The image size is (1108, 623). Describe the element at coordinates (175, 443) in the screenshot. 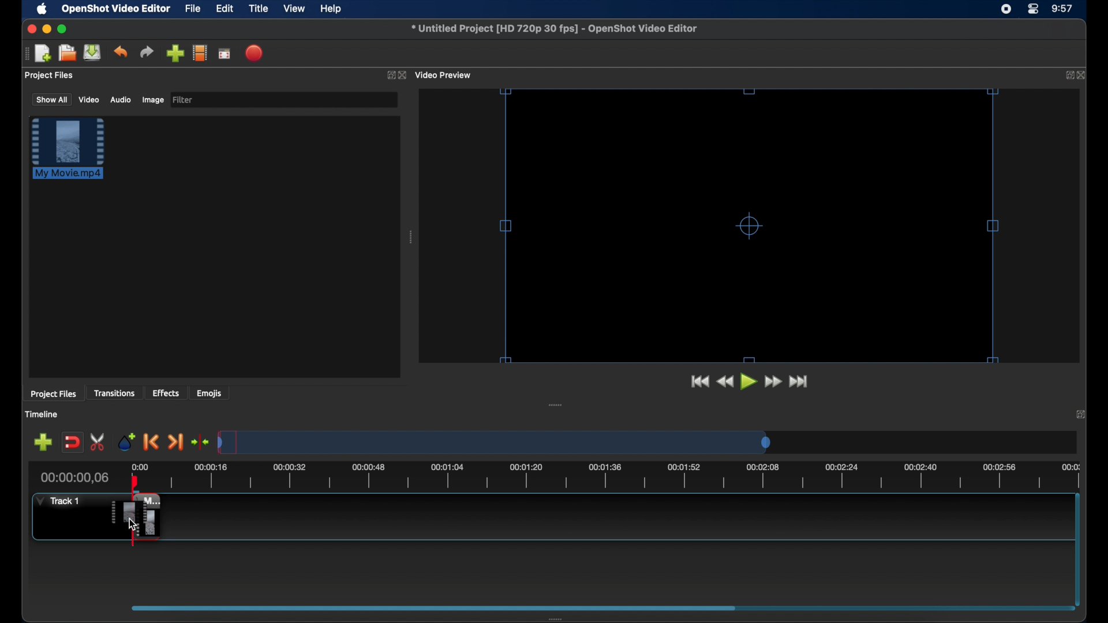

I see `next marker` at that location.